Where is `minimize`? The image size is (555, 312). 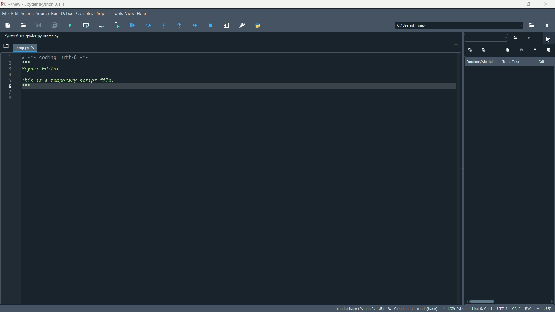 minimize is located at coordinates (512, 4).